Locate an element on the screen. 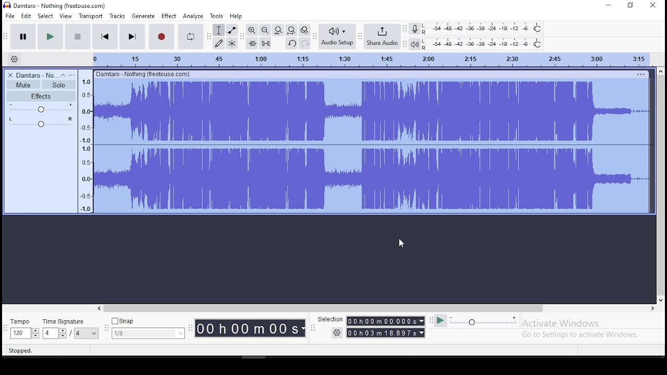 The image size is (667, 375). select is located at coordinates (45, 16).